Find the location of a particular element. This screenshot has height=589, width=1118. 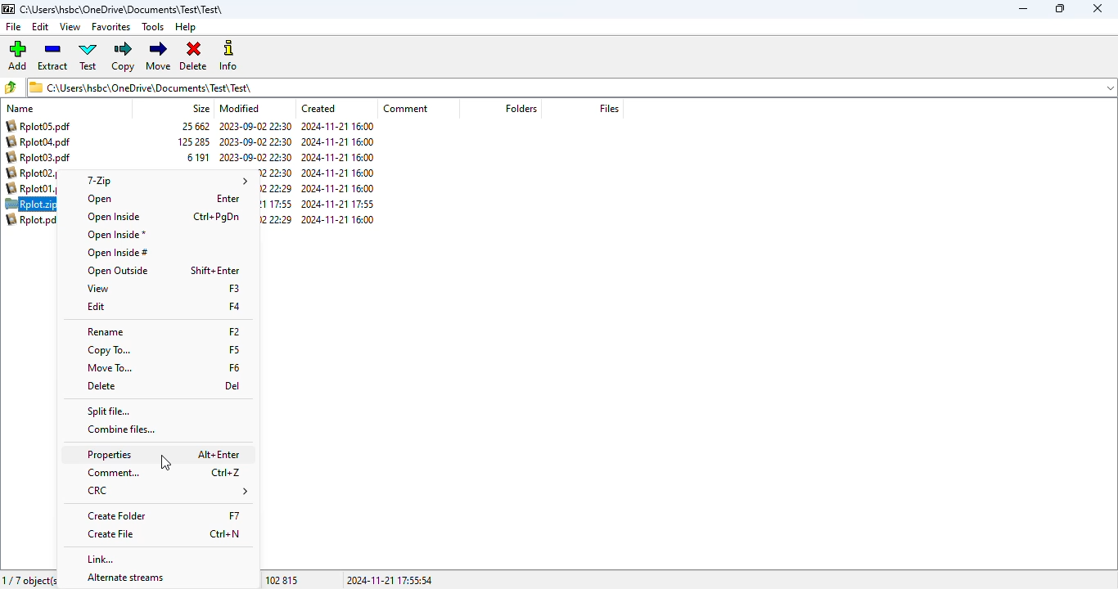

maximize is located at coordinates (1059, 8).